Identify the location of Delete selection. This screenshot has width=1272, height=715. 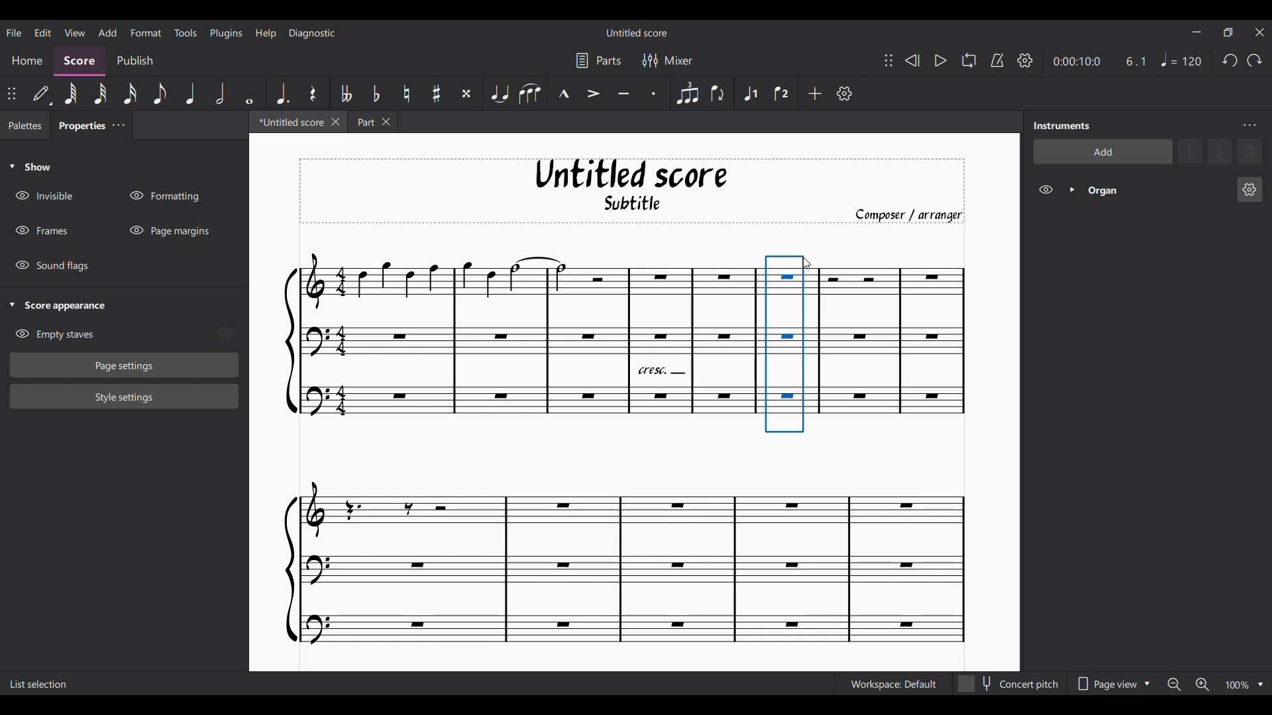
(1249, 152).